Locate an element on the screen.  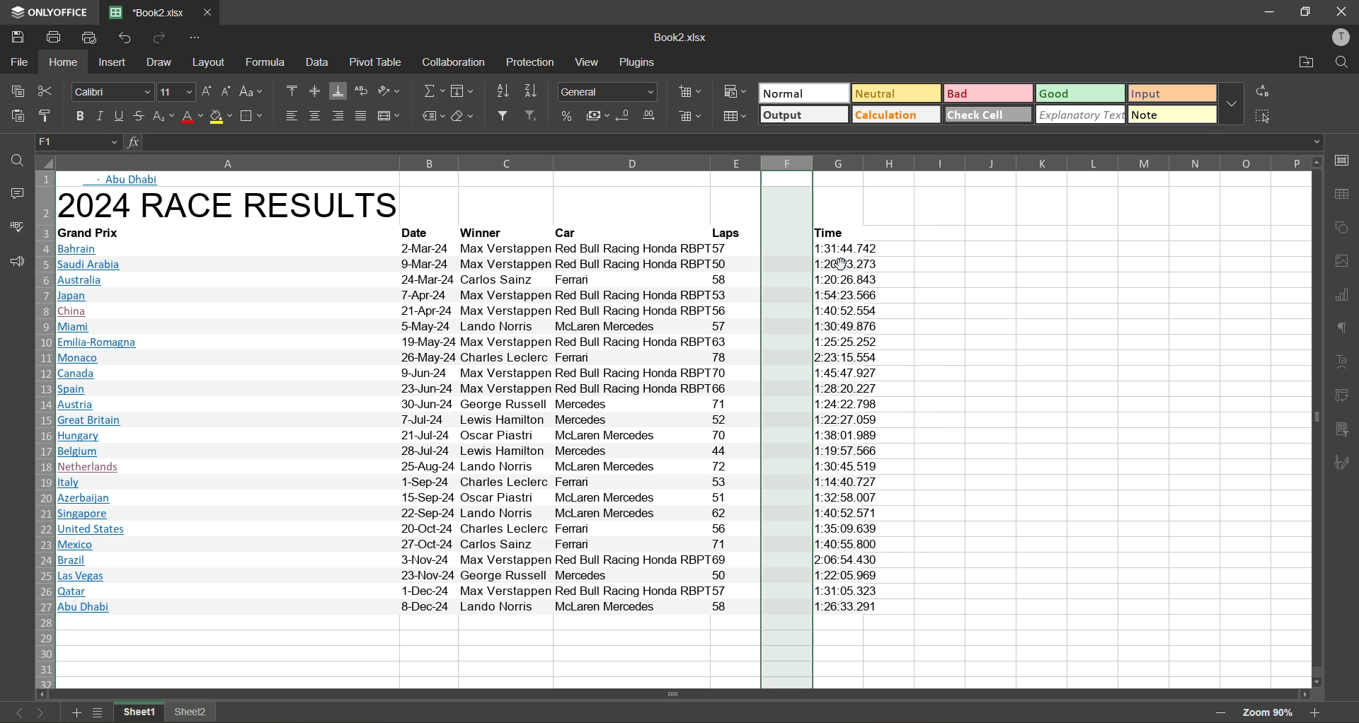
pivot table is located at coordinates (374, 62).